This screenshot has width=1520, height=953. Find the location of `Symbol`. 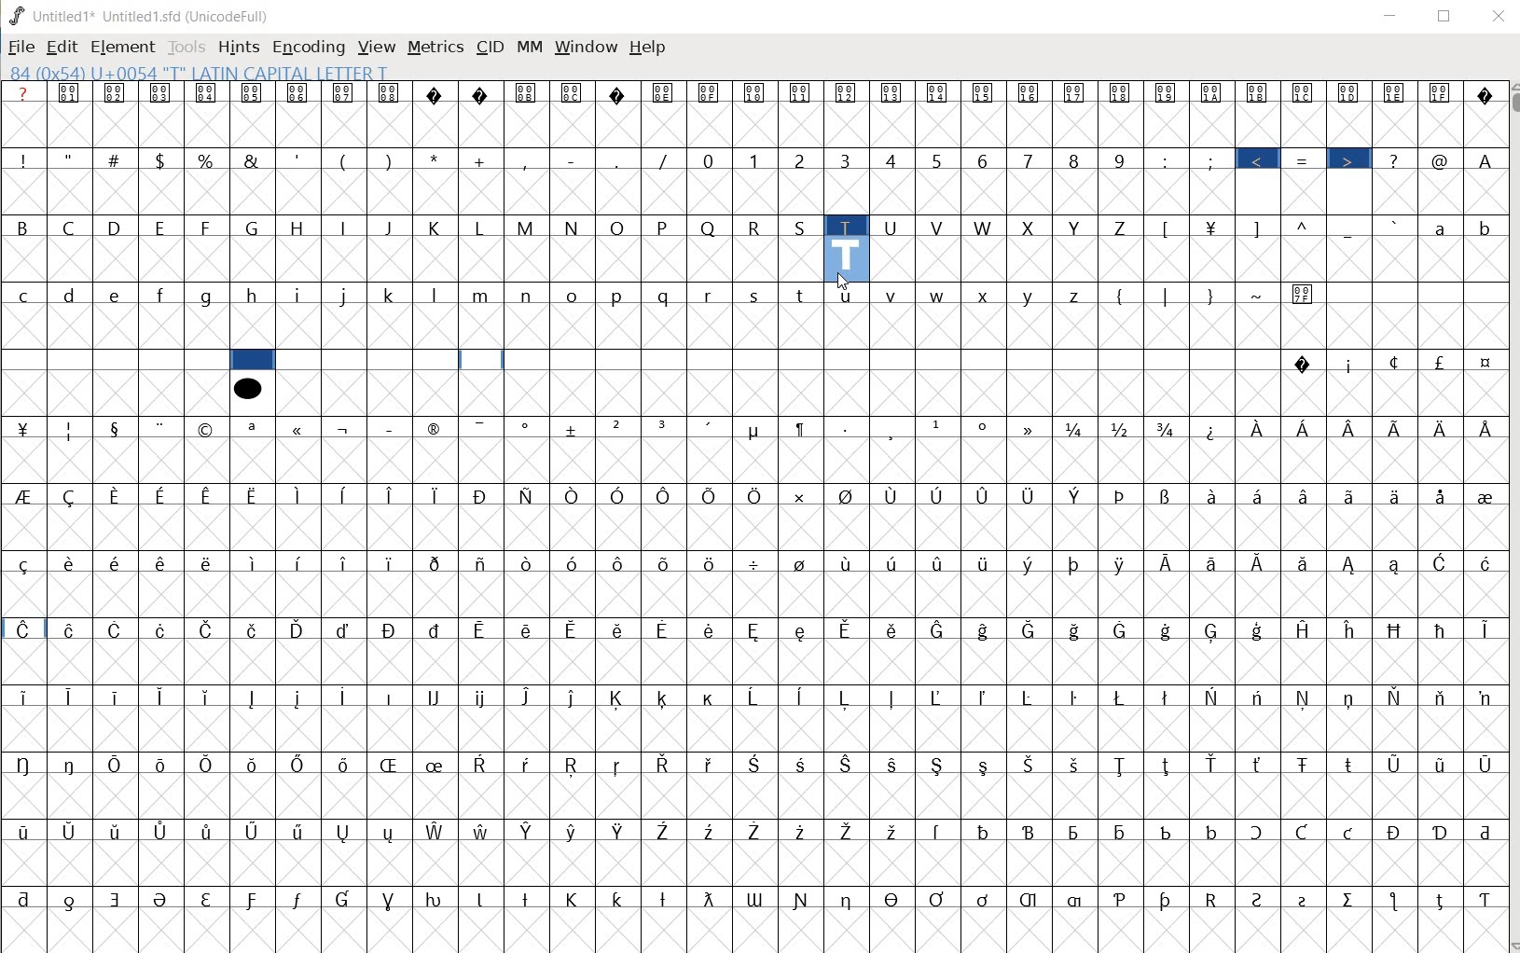

Symbol is located at coordinates (163, 428).